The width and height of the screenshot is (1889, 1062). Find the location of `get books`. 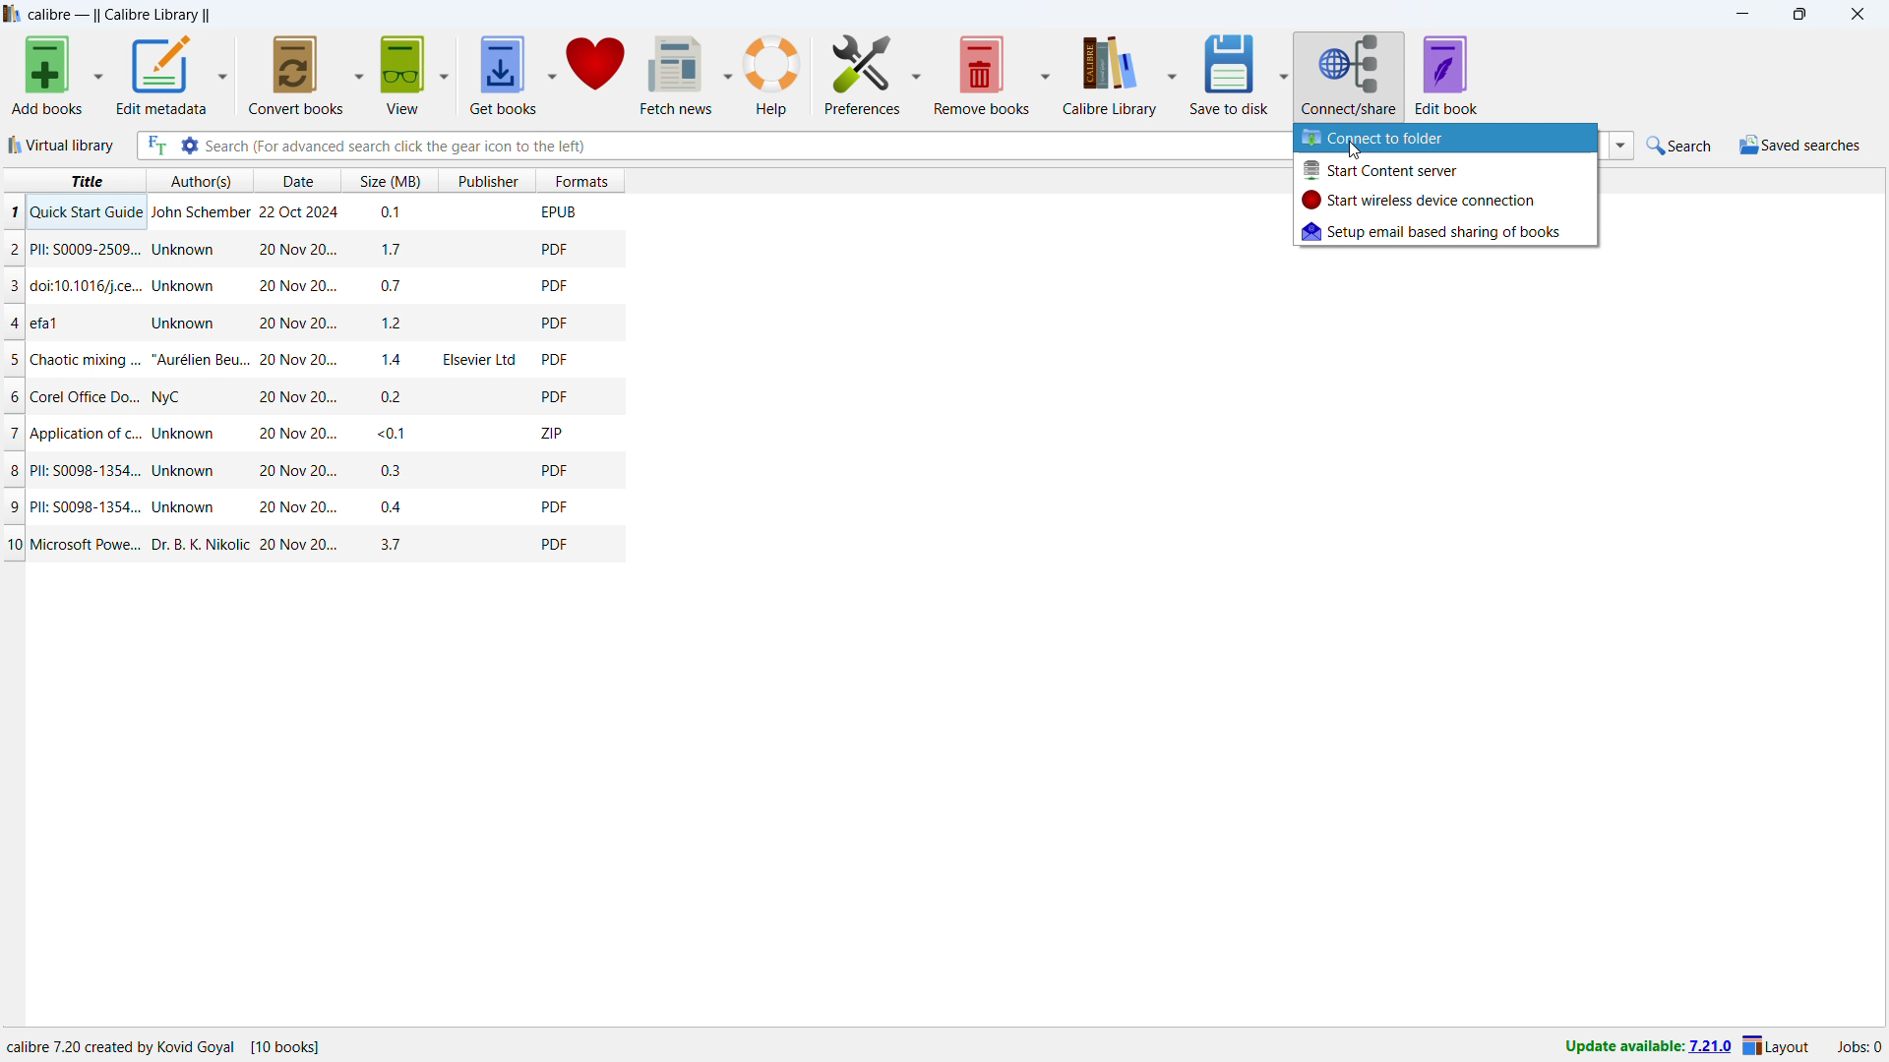

get books is located at coordinates (402, 75).